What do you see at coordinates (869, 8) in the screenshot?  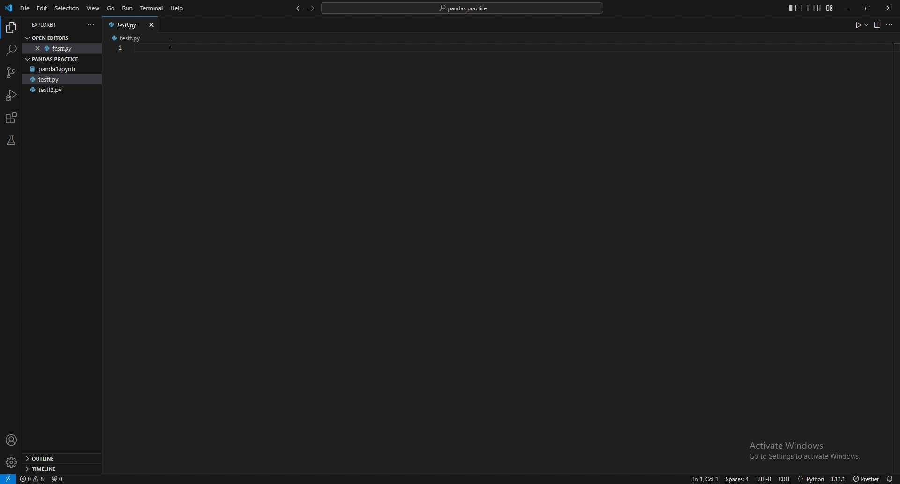 I see `resize` at bounding box center [869, 8].